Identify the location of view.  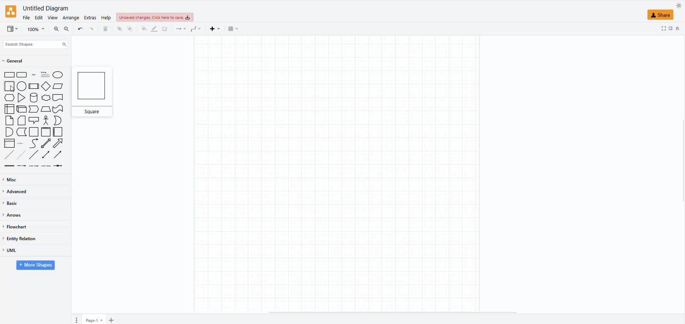
(12, 29).